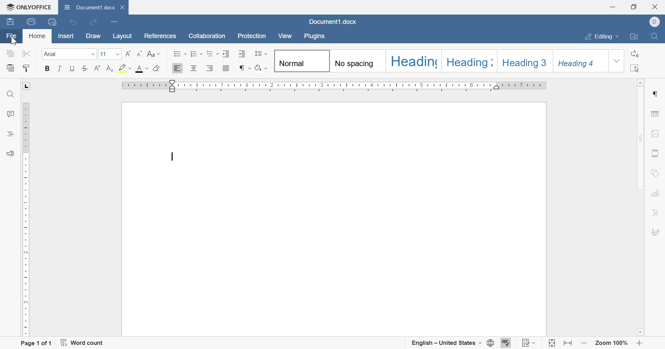 This screenshot has height=349, width=665. What do you see at coordinates (251, 38) in the screenshot?
I see `protection` at bounding box center [251, 38].